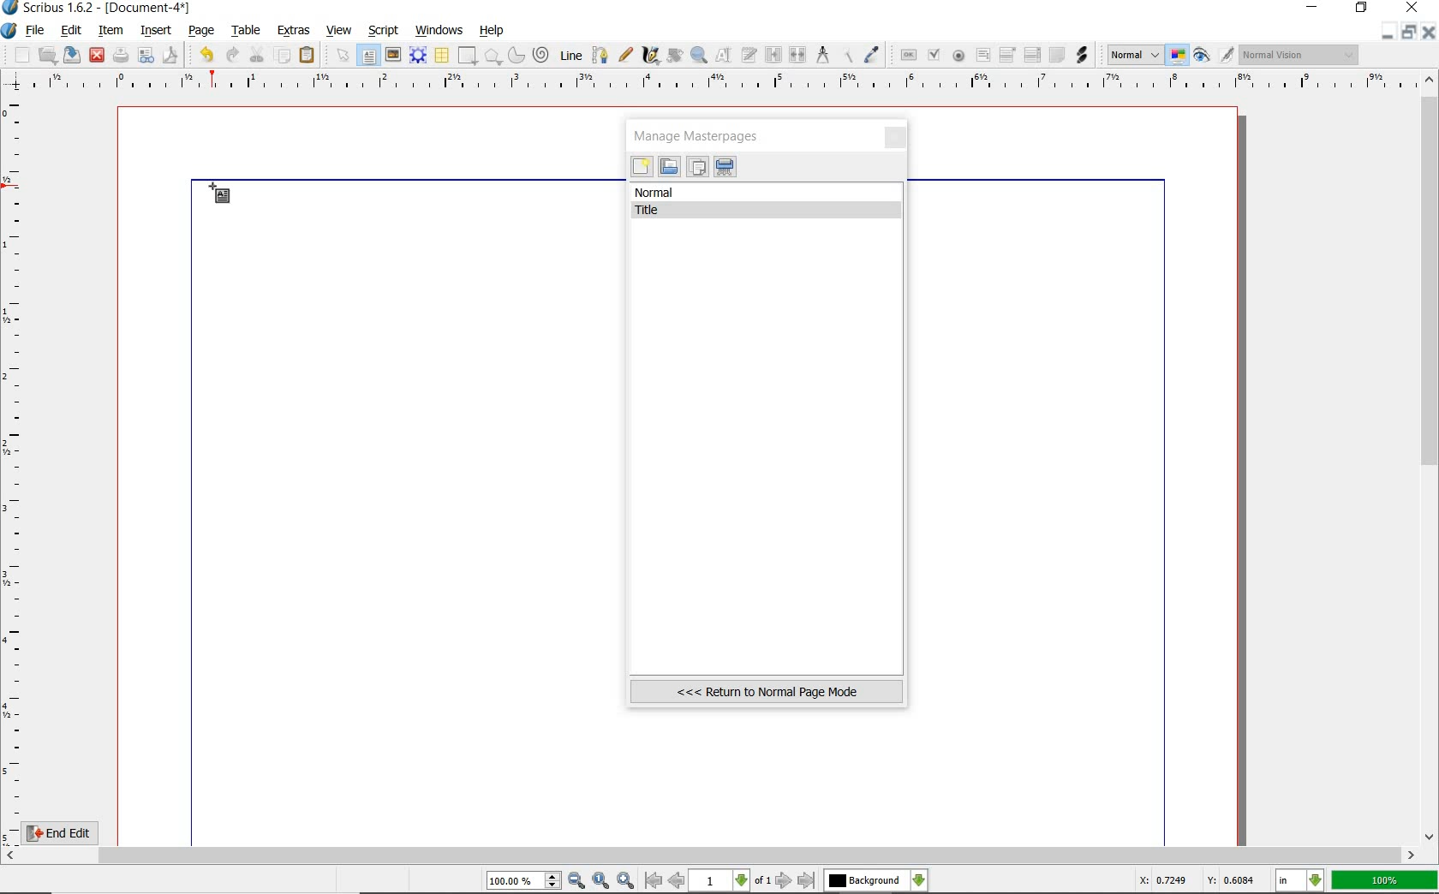 This screenshot has height=894, width=1439. I want to click on edit text with story editor, so click(750, 57).